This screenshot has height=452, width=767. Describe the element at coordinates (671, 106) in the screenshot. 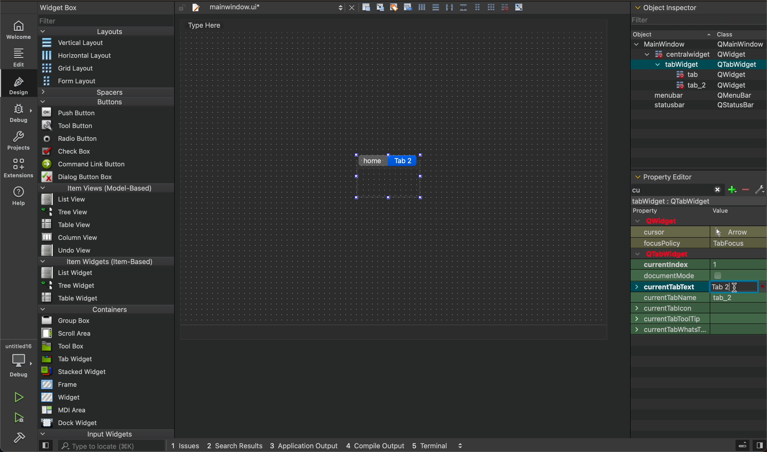

I see `statusbar` at that location.